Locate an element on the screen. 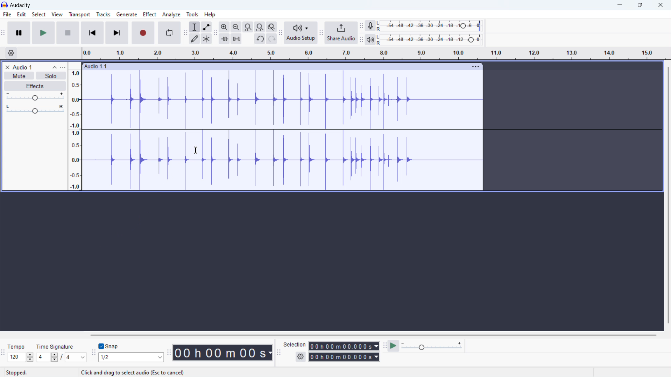 The image size is (671, 377). transport is located at coordinates (79, 14).